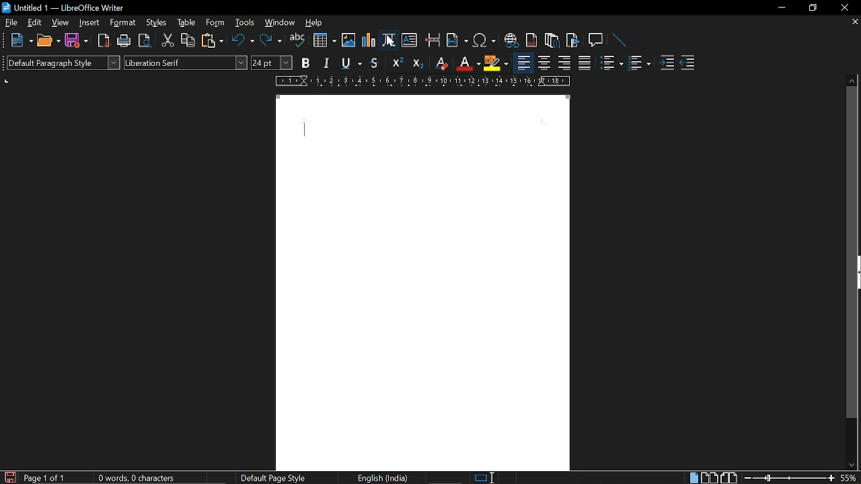 The image size is (861, 484). What do you see at coordinates (855, 465) in the screenshot?
I see `move down` at bounding box center [855, 465].